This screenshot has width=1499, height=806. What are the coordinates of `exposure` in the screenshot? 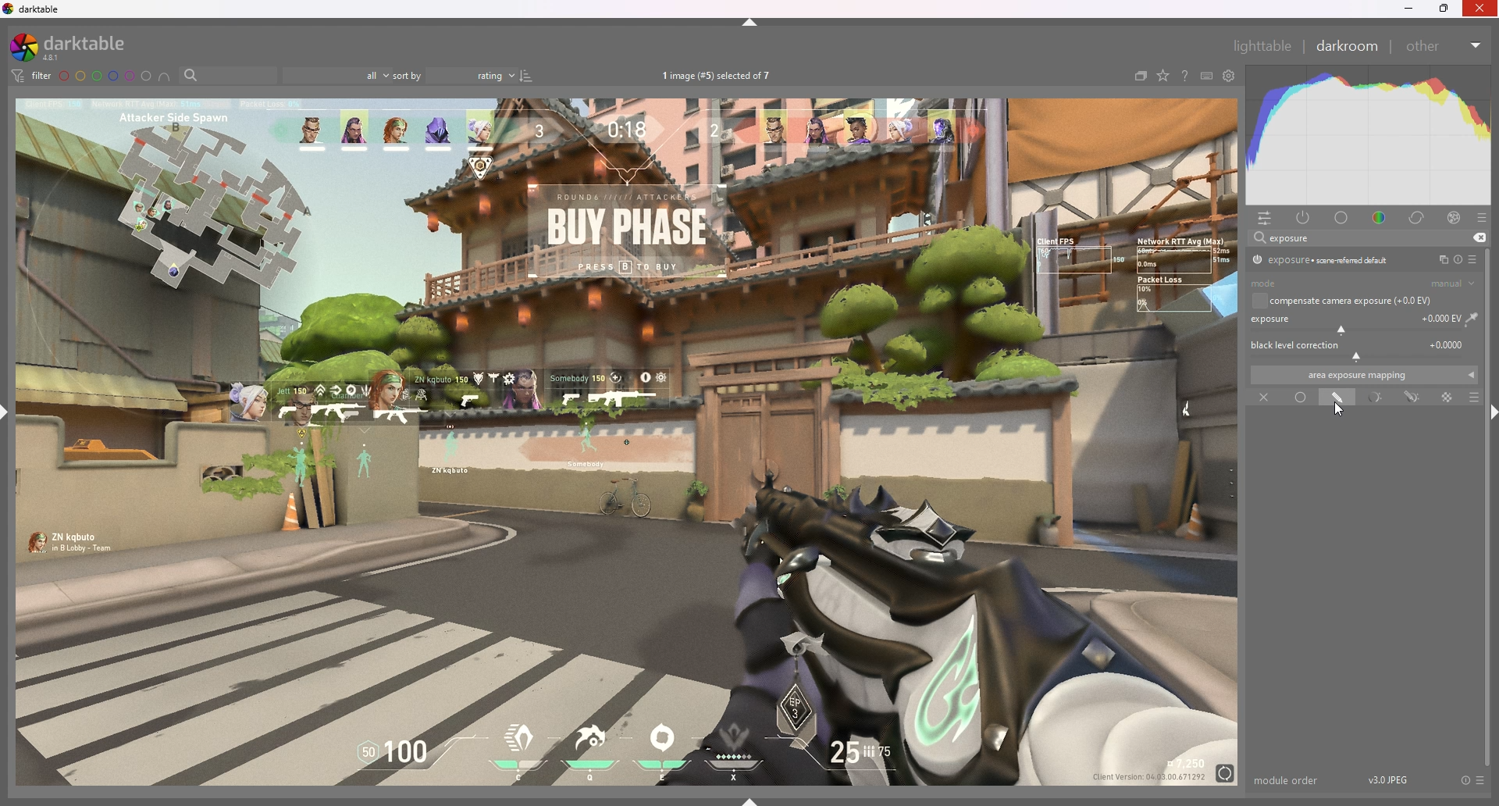 It's located at (1365, 323).